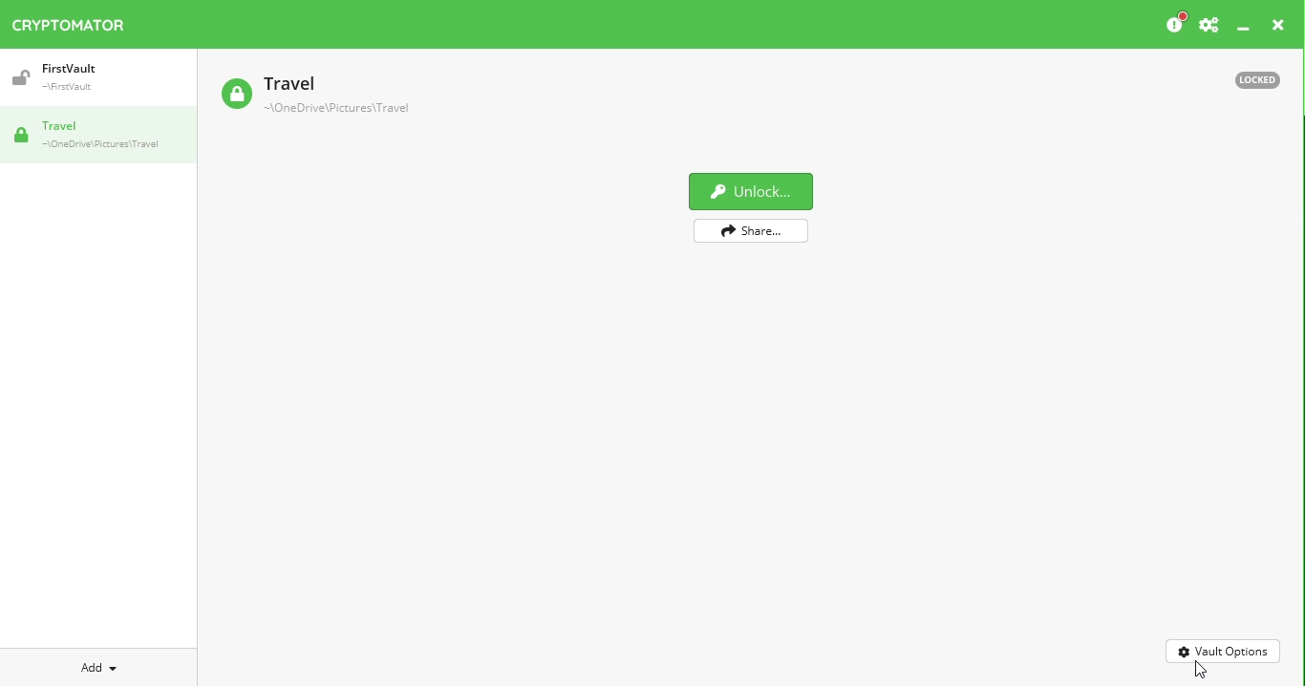 This screenshot has height=686, width=1305. Describe the element at coordinates (1245, 29) in the screenshot. I see `Minimize` at that location.